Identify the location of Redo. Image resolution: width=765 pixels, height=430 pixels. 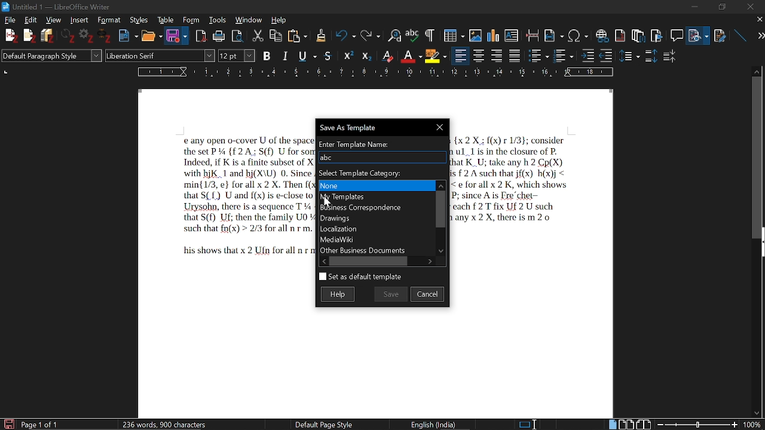
(369, 35).